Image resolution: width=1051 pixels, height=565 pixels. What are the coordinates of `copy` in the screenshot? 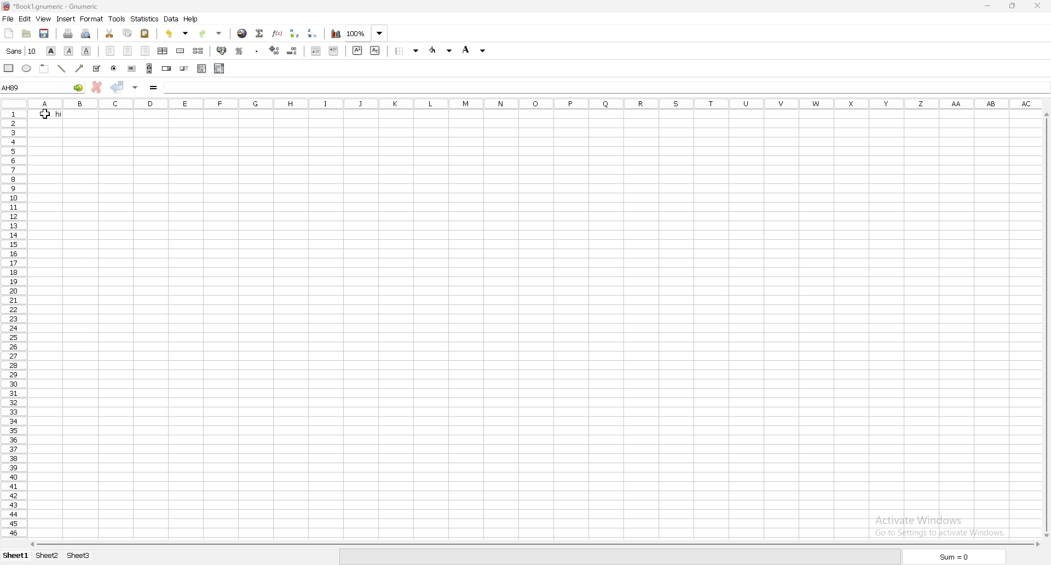 It's located at (127, 33).